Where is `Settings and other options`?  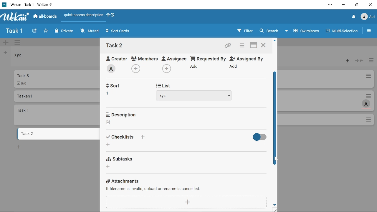 Settings and other options is located at coordinates (330, 5).